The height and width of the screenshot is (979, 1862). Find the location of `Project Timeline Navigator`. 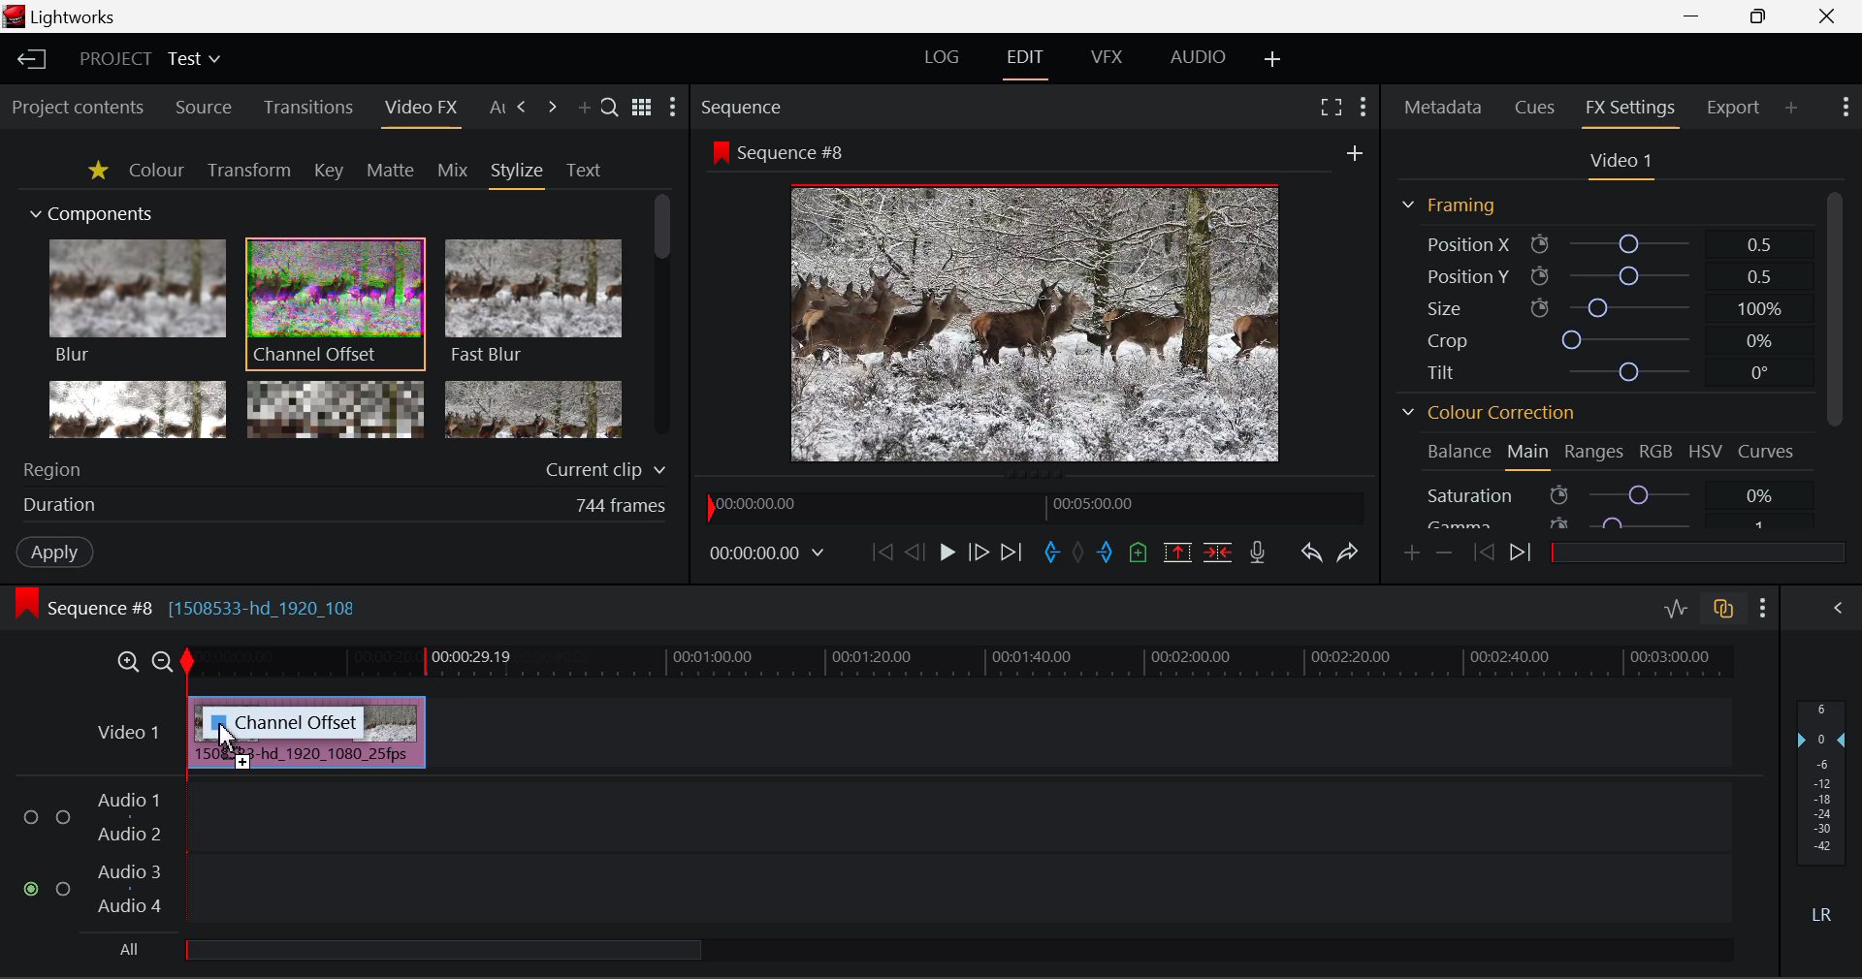

Project Timeline Navigator is located at coordinates (1036, 508).